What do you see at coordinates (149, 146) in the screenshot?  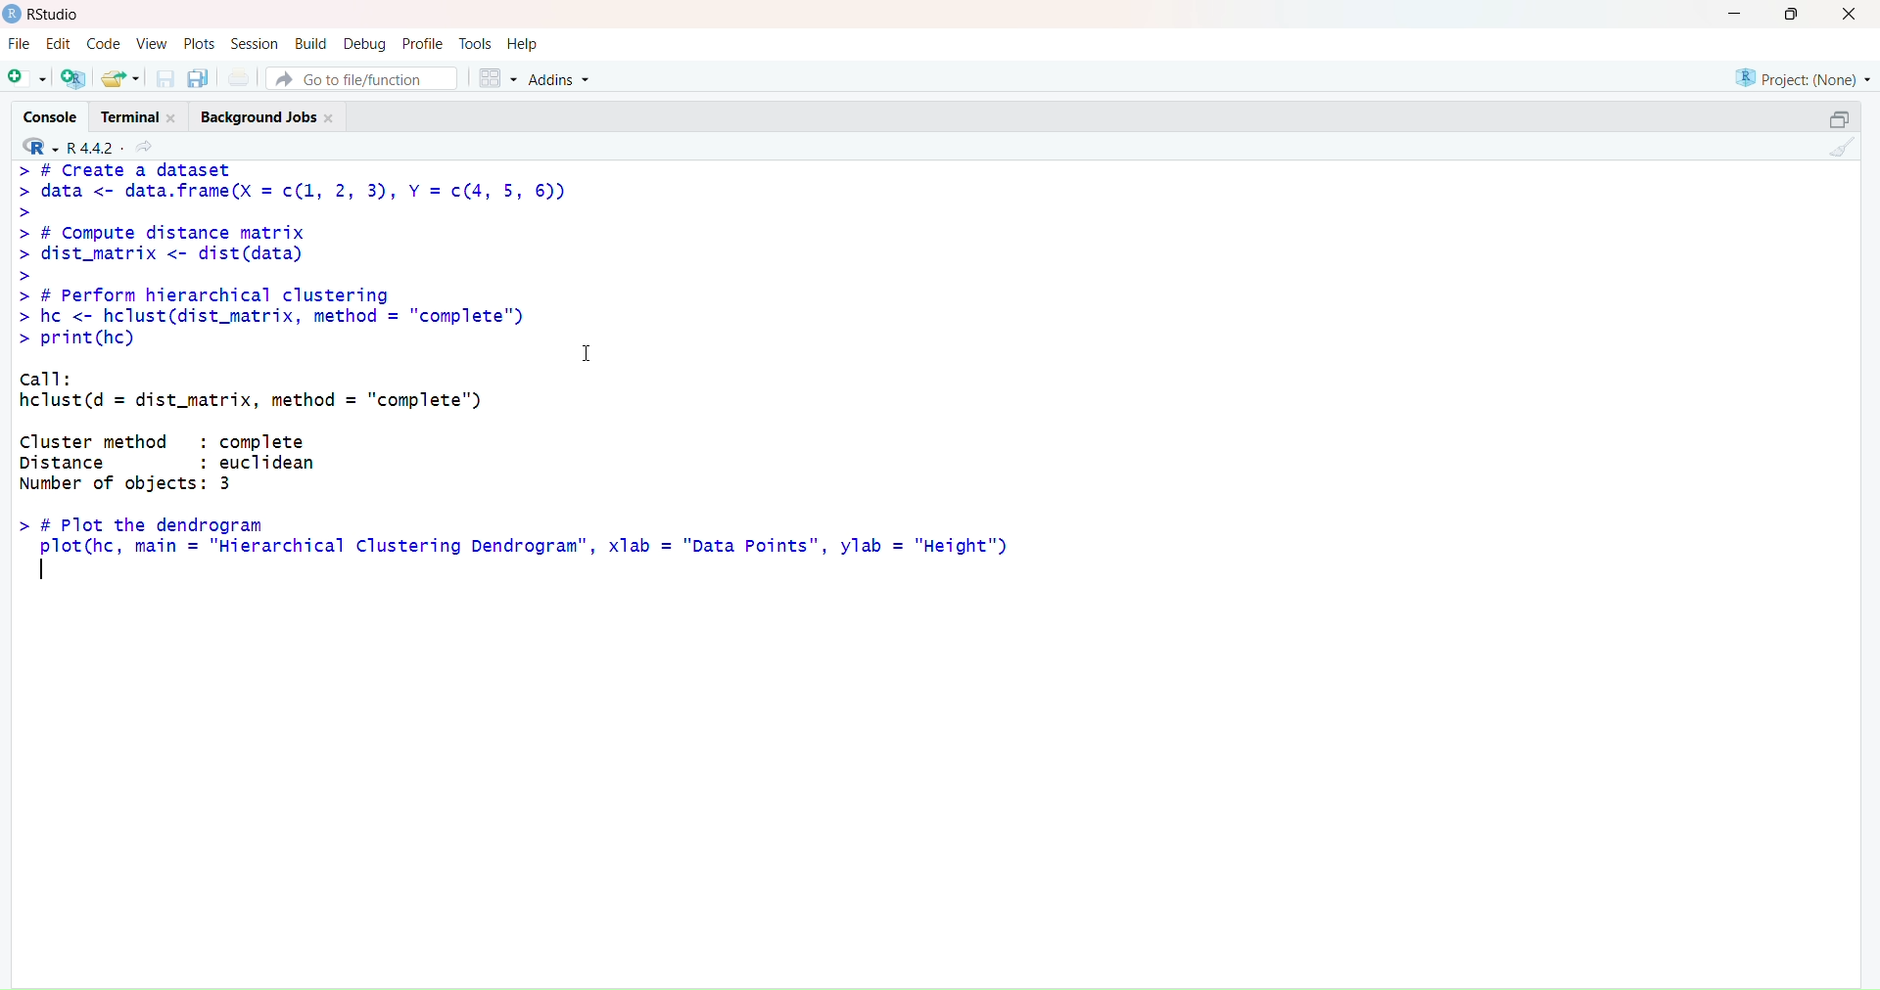 I see ` View the current working directory` at bounding box center [149, 146].